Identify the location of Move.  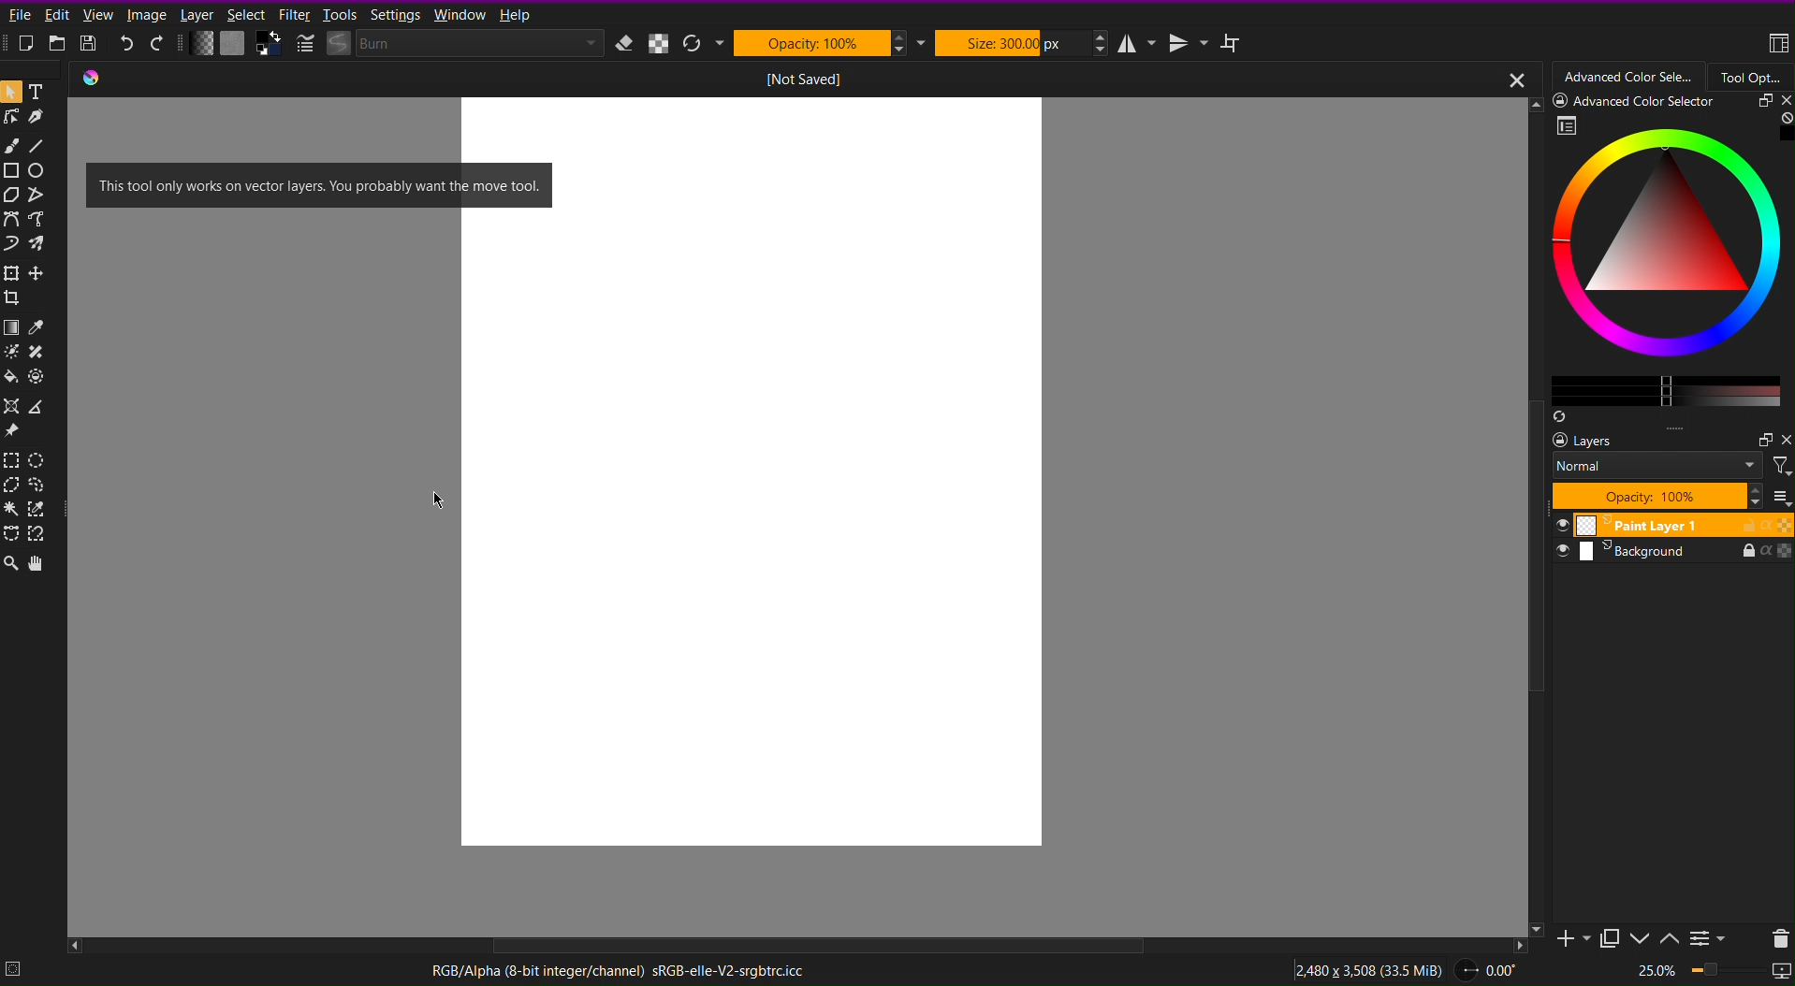
(39, 563).